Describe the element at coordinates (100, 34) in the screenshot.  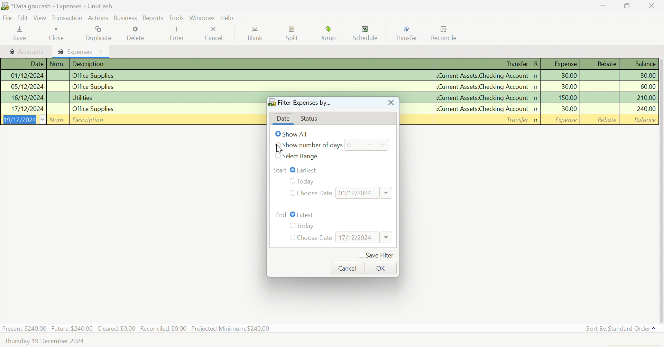
I see `Duplicate` at that location.